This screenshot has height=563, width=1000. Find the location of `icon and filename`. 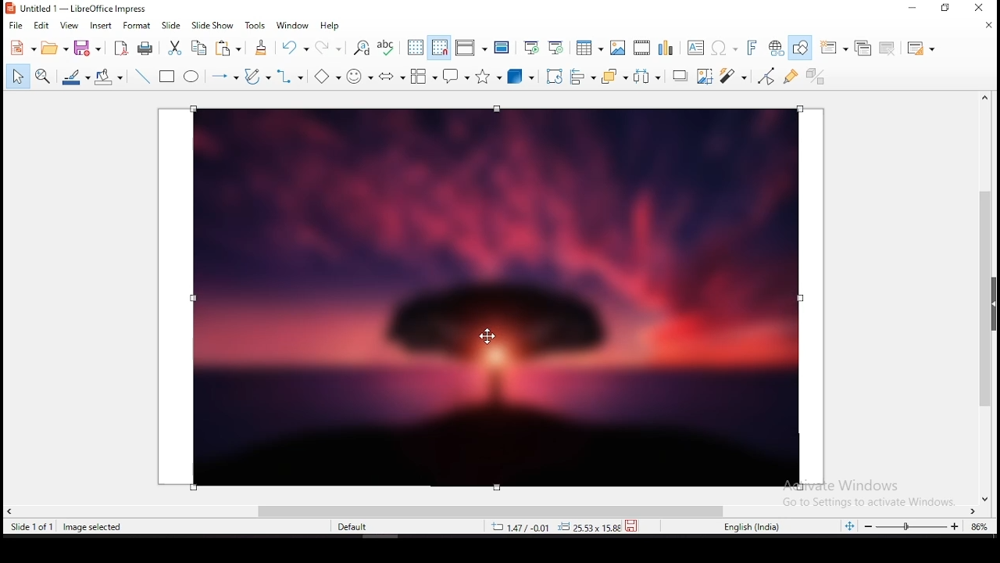

icon and filename is located at coordinates (78, 9).